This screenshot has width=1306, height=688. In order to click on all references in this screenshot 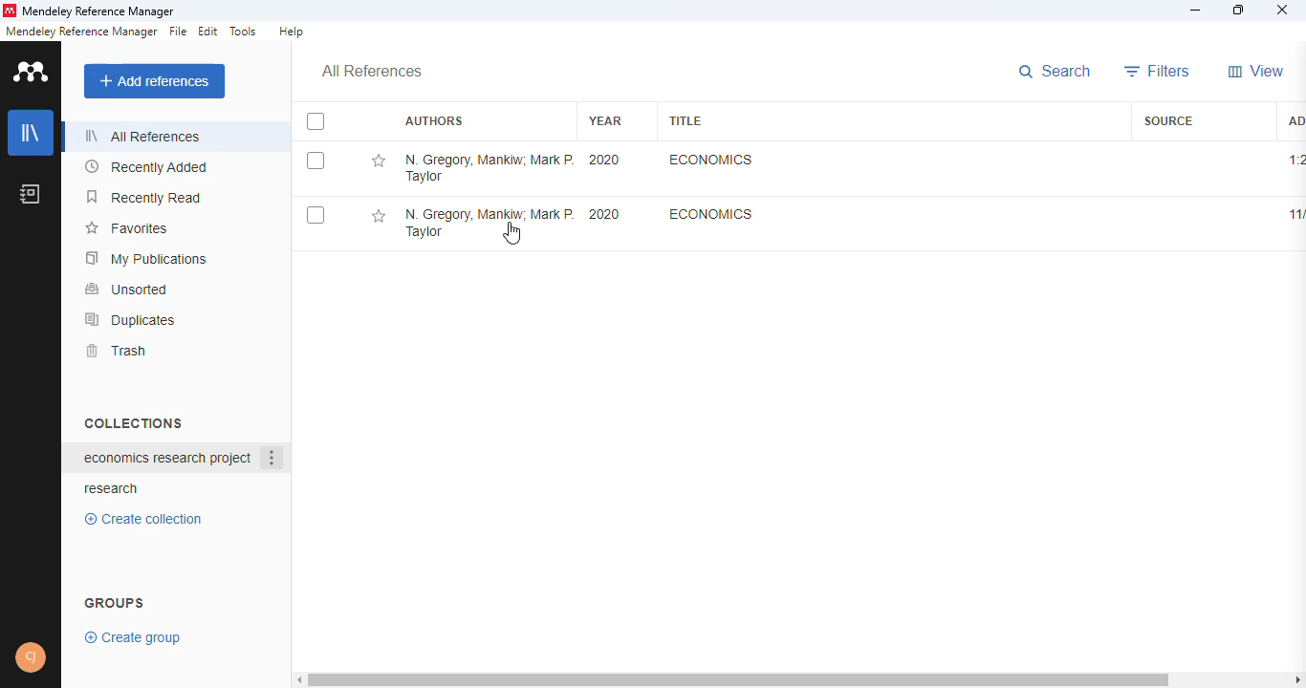, I will do `click(142, 136)`.